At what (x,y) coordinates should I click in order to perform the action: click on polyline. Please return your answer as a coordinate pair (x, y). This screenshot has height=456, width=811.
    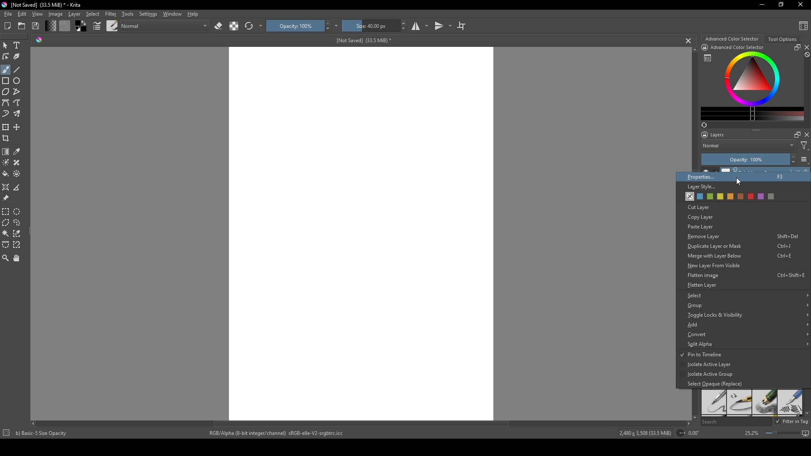
    Looking at the image, I should click on (18, 92).